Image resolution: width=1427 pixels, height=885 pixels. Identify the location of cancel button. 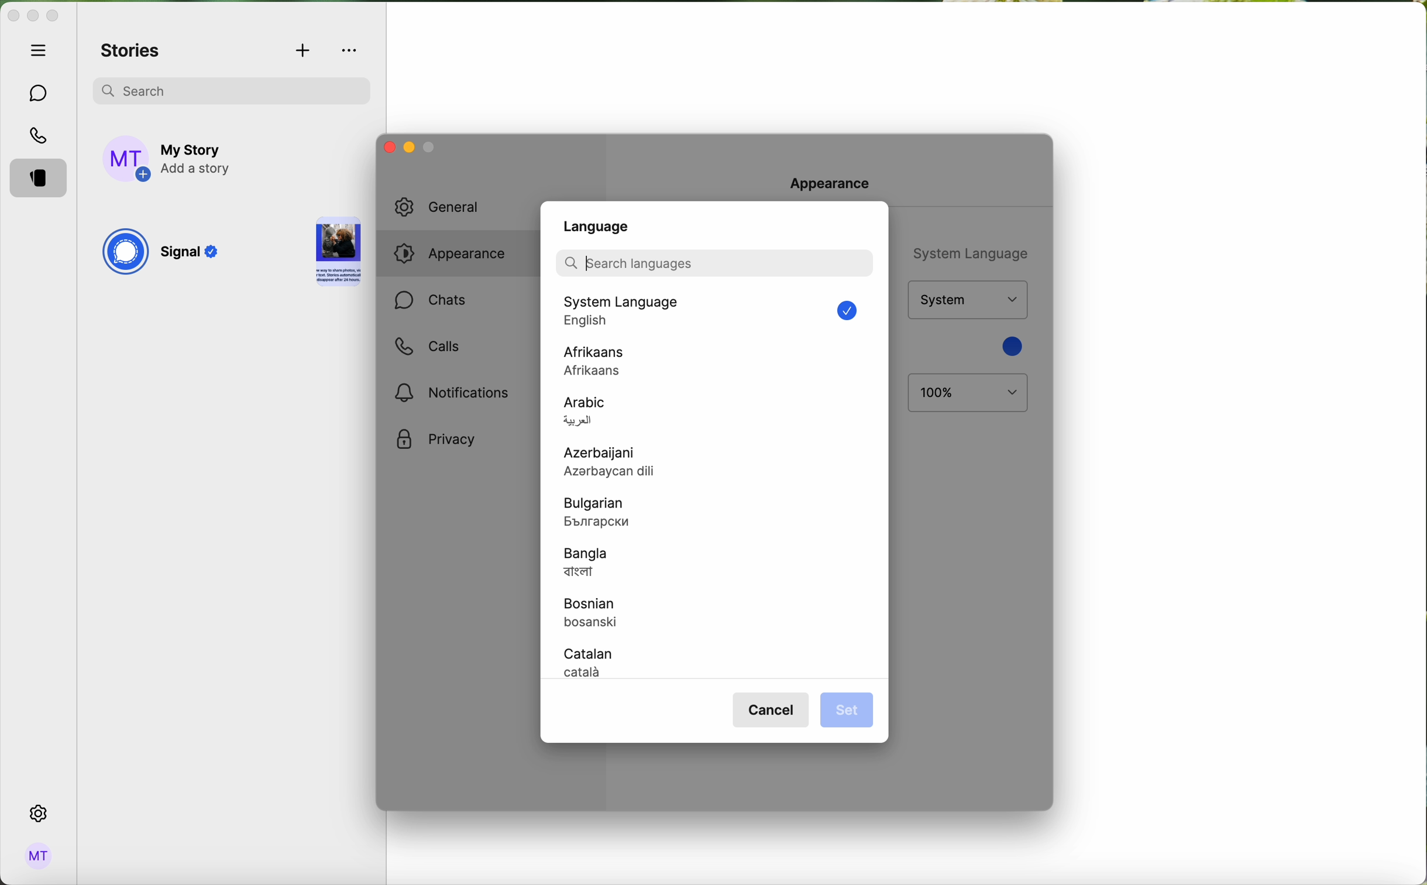
(773, 711).